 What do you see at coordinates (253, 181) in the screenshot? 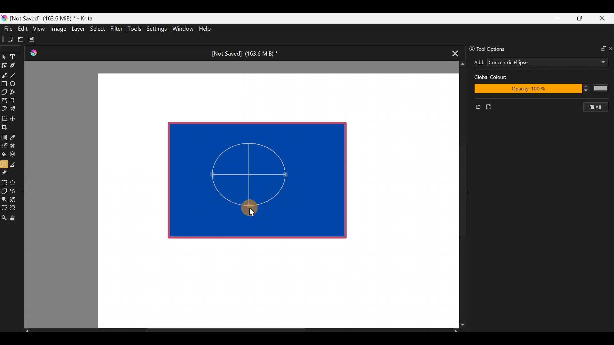
I see `Concentric circle drawn on canvas` at bounding box center [253, 181].